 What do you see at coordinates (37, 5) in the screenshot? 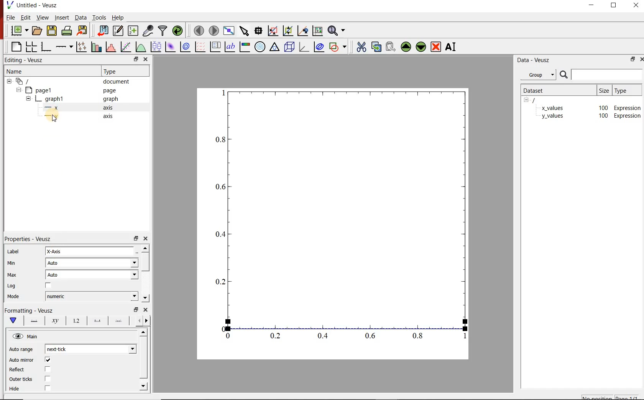
I see `Untitled - Veusz` at bounding box center [37, 5].